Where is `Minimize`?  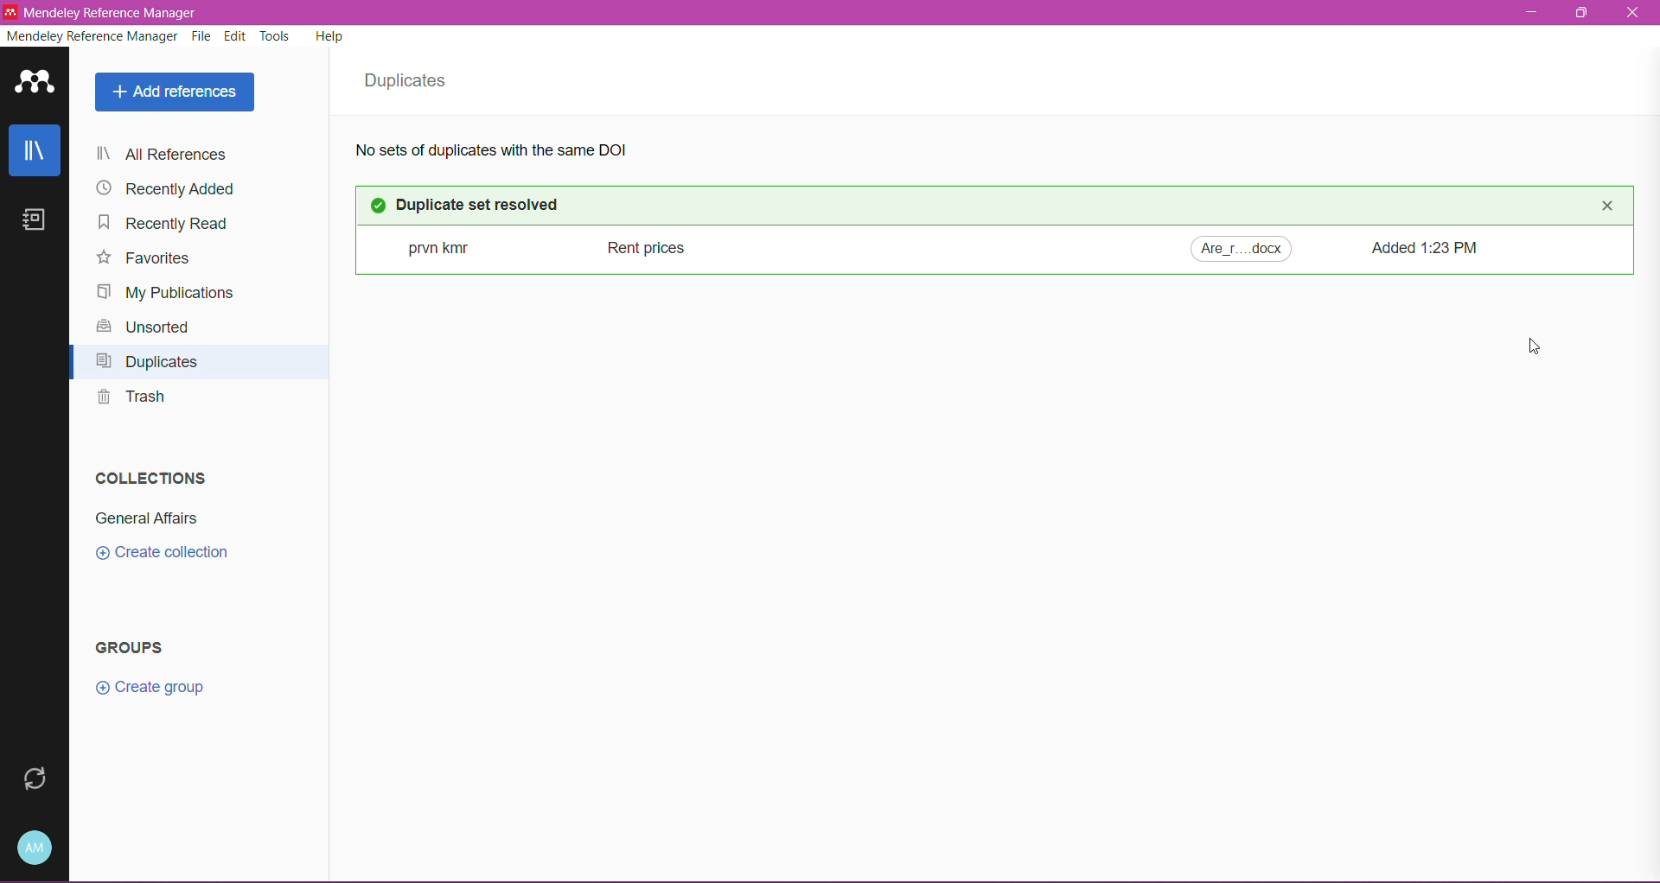
Minimize is located at coordinates (1528, 12).